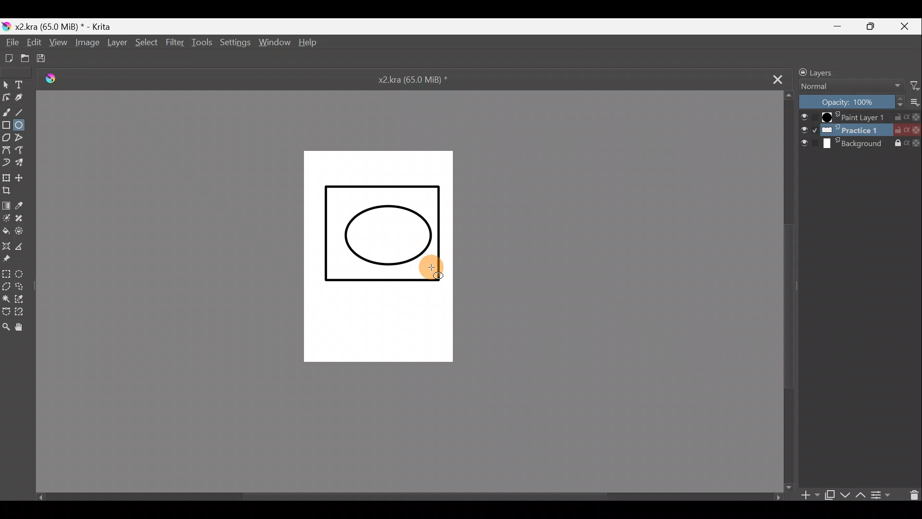 The image size is (922, 519). Describe the element at coordinates (790, 291) in the screenshot. I see `Scroll bar` at that location.